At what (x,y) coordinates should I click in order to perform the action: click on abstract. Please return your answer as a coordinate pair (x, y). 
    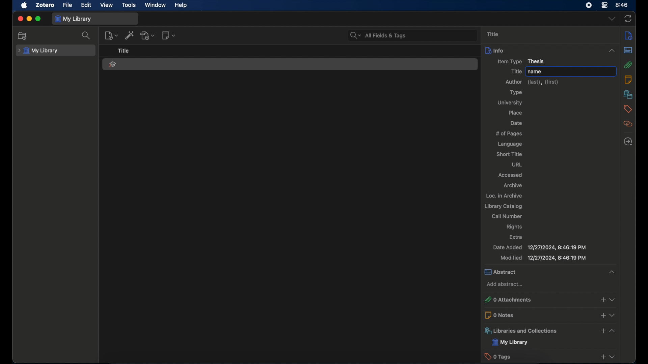
    Looking at the image, I should click on (539, 272).